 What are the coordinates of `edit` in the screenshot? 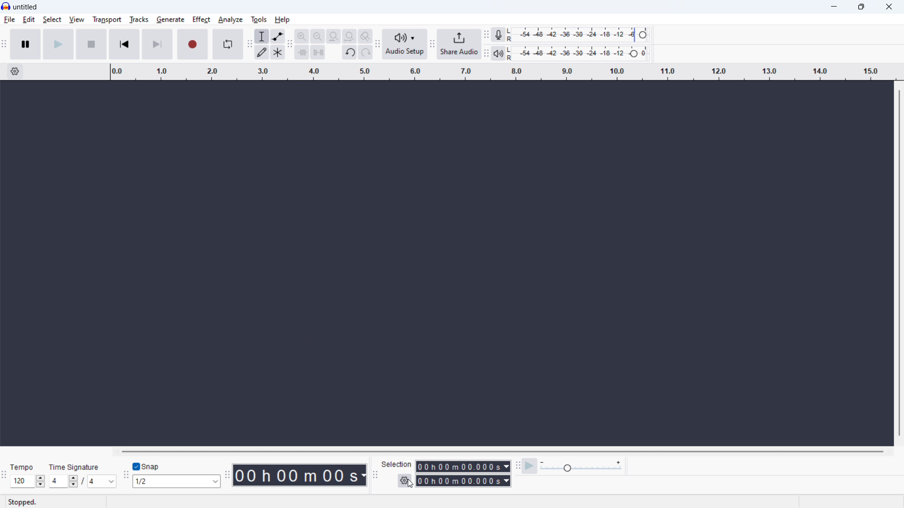 It's located at (29, 20).